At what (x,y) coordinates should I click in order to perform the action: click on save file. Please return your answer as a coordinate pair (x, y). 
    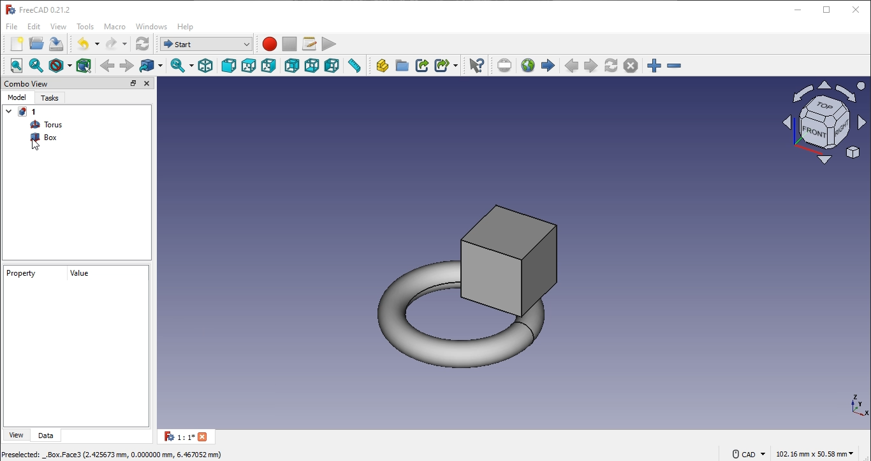
    Looking at the image, I should click on (57, 44).